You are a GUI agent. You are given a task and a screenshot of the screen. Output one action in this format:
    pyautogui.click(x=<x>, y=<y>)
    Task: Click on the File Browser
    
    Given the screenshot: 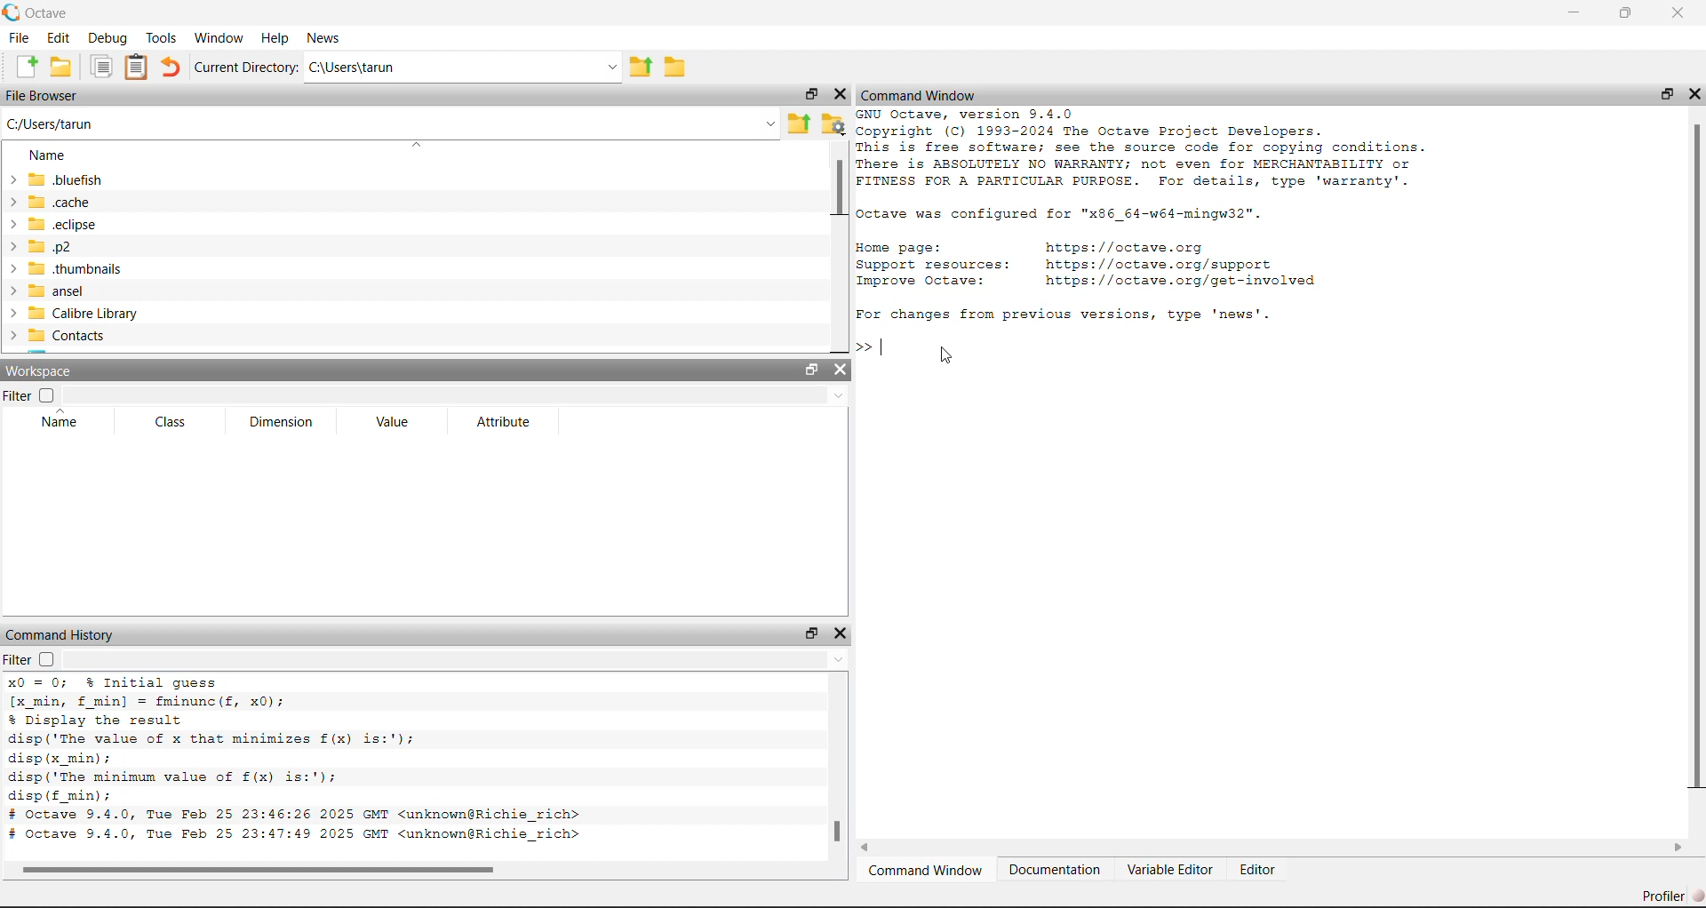 What is the action you would take?
    pyautogui.click(x=44, y=95)
    